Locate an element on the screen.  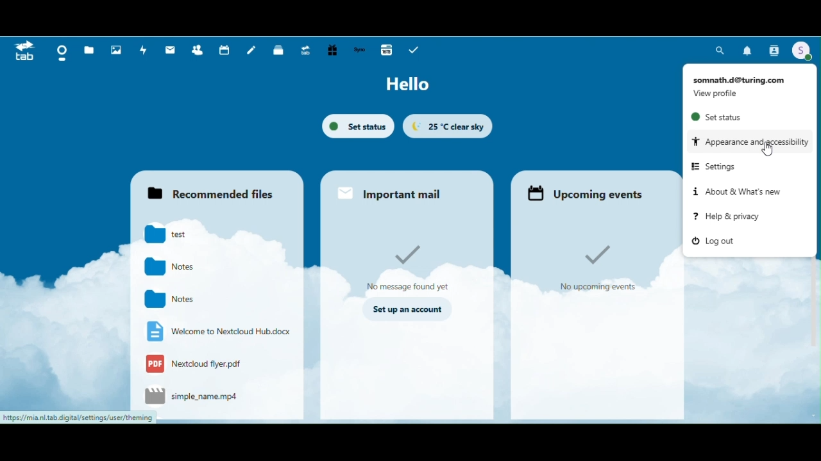
Mail is located at coordinates (169, 51).